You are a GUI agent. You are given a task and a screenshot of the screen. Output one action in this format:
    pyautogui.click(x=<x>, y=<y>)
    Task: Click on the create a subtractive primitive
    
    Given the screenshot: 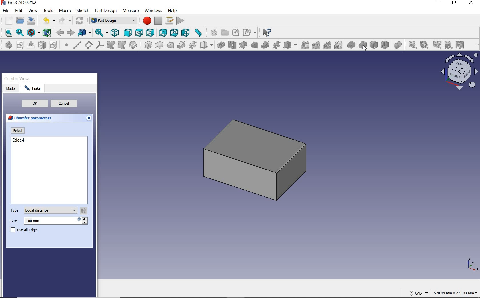 What is the action you would take?
    pyautogui.click(x=291, y=45)
    